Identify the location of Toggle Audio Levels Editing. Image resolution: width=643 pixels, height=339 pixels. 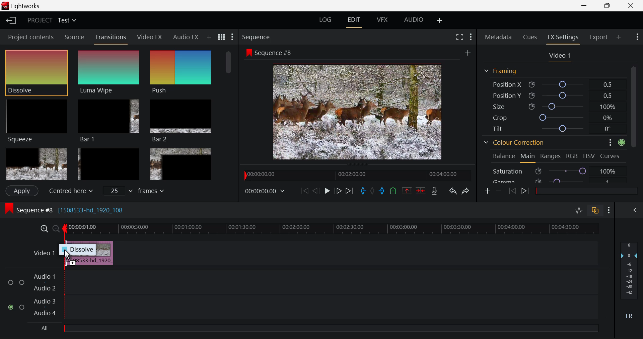
(578, 212).